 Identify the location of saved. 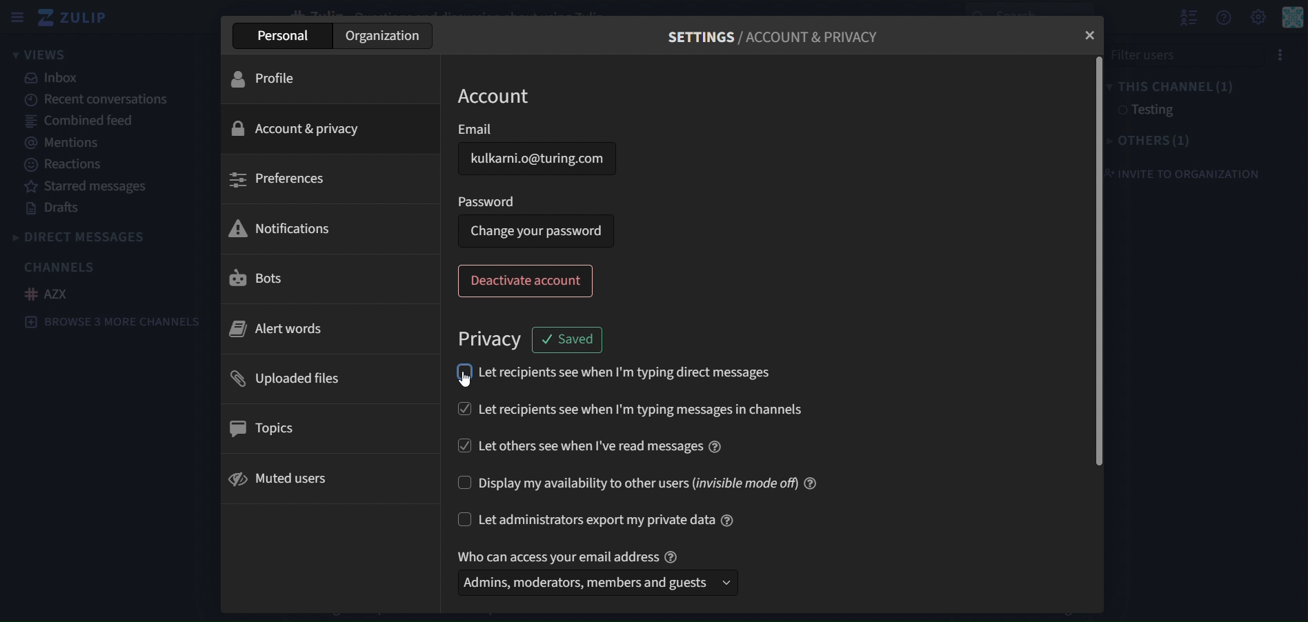
(569, 341).